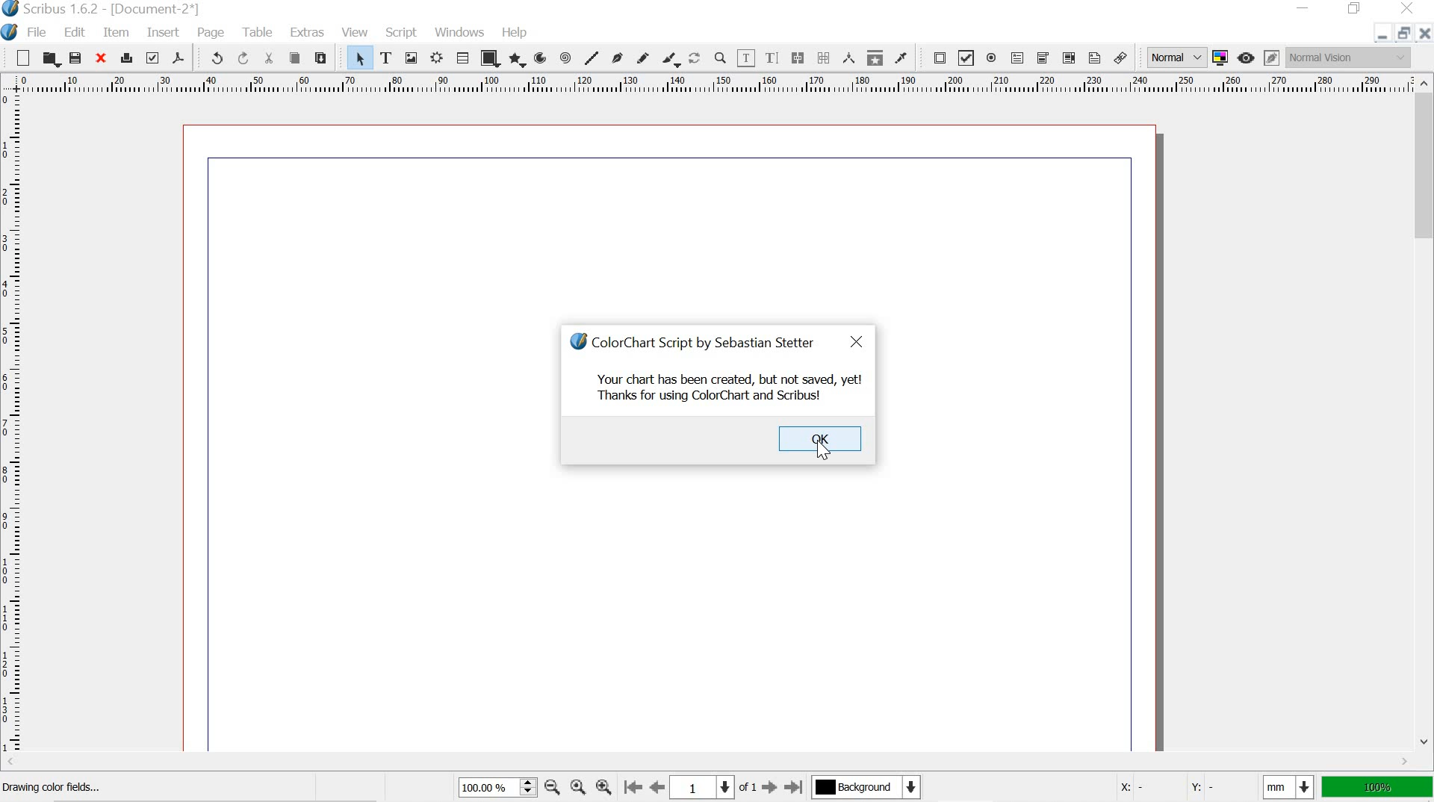 The height and width of the screenshot is (802, 1434). Describe the element at coordinates (1377, 787) in the screenshot. I see `100%` at that location.